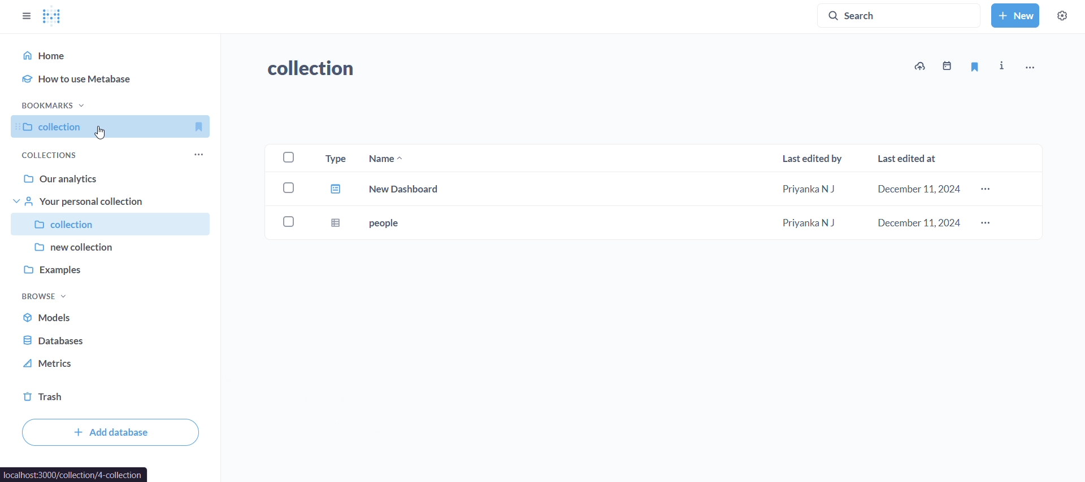 The width and height of the screenshot is (1085, 482). I want to click on how to use metabase, so click(112, 81).